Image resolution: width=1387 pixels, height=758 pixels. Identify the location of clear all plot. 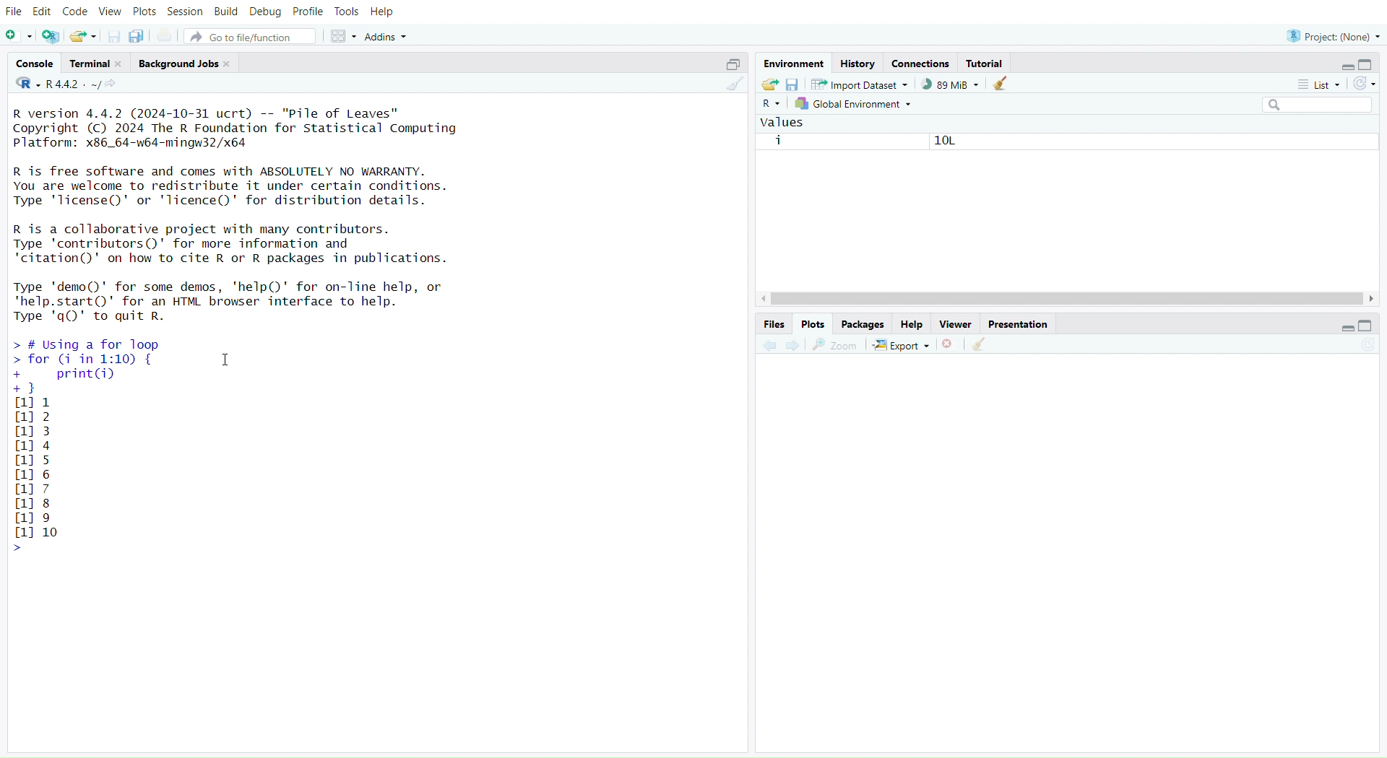
(981, 346).